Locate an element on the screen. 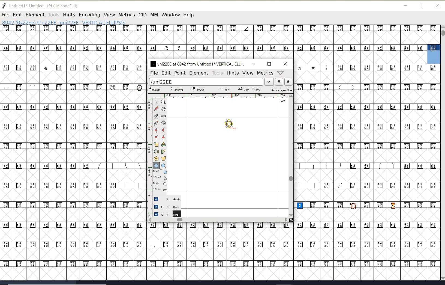 This screenshot has width=445, height=285. draw a freehand curve is located at coordinates (157, 109).